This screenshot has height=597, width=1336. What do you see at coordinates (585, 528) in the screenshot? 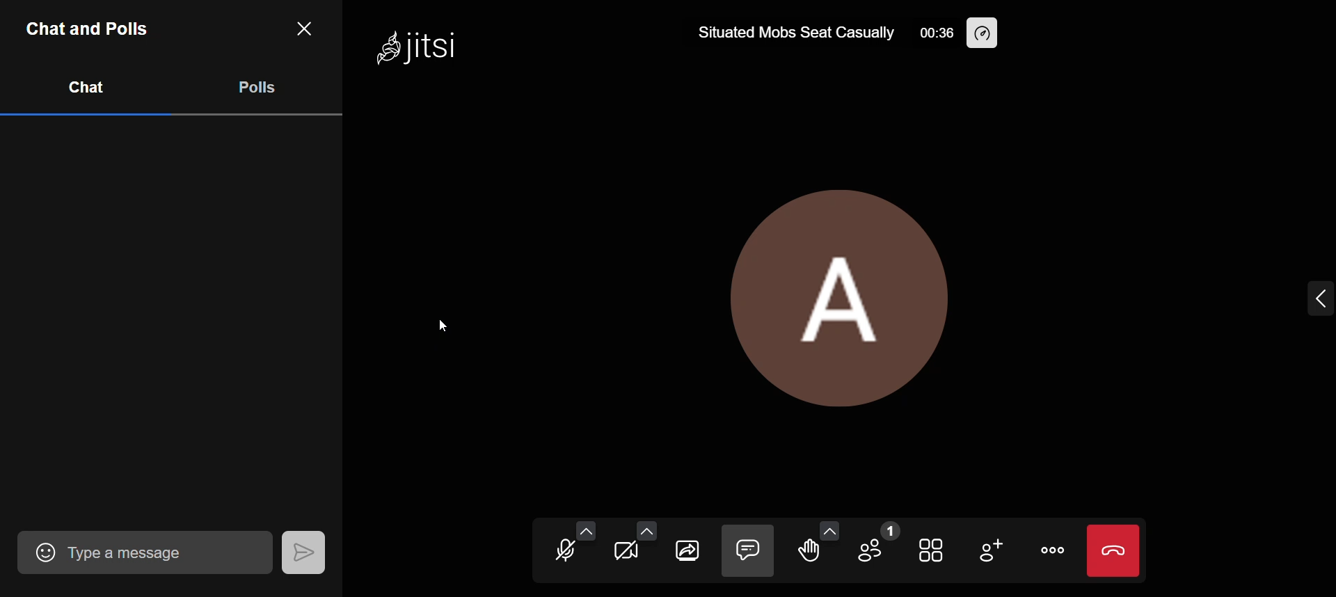
I see `audio setting` at bounding box center [585, 528].